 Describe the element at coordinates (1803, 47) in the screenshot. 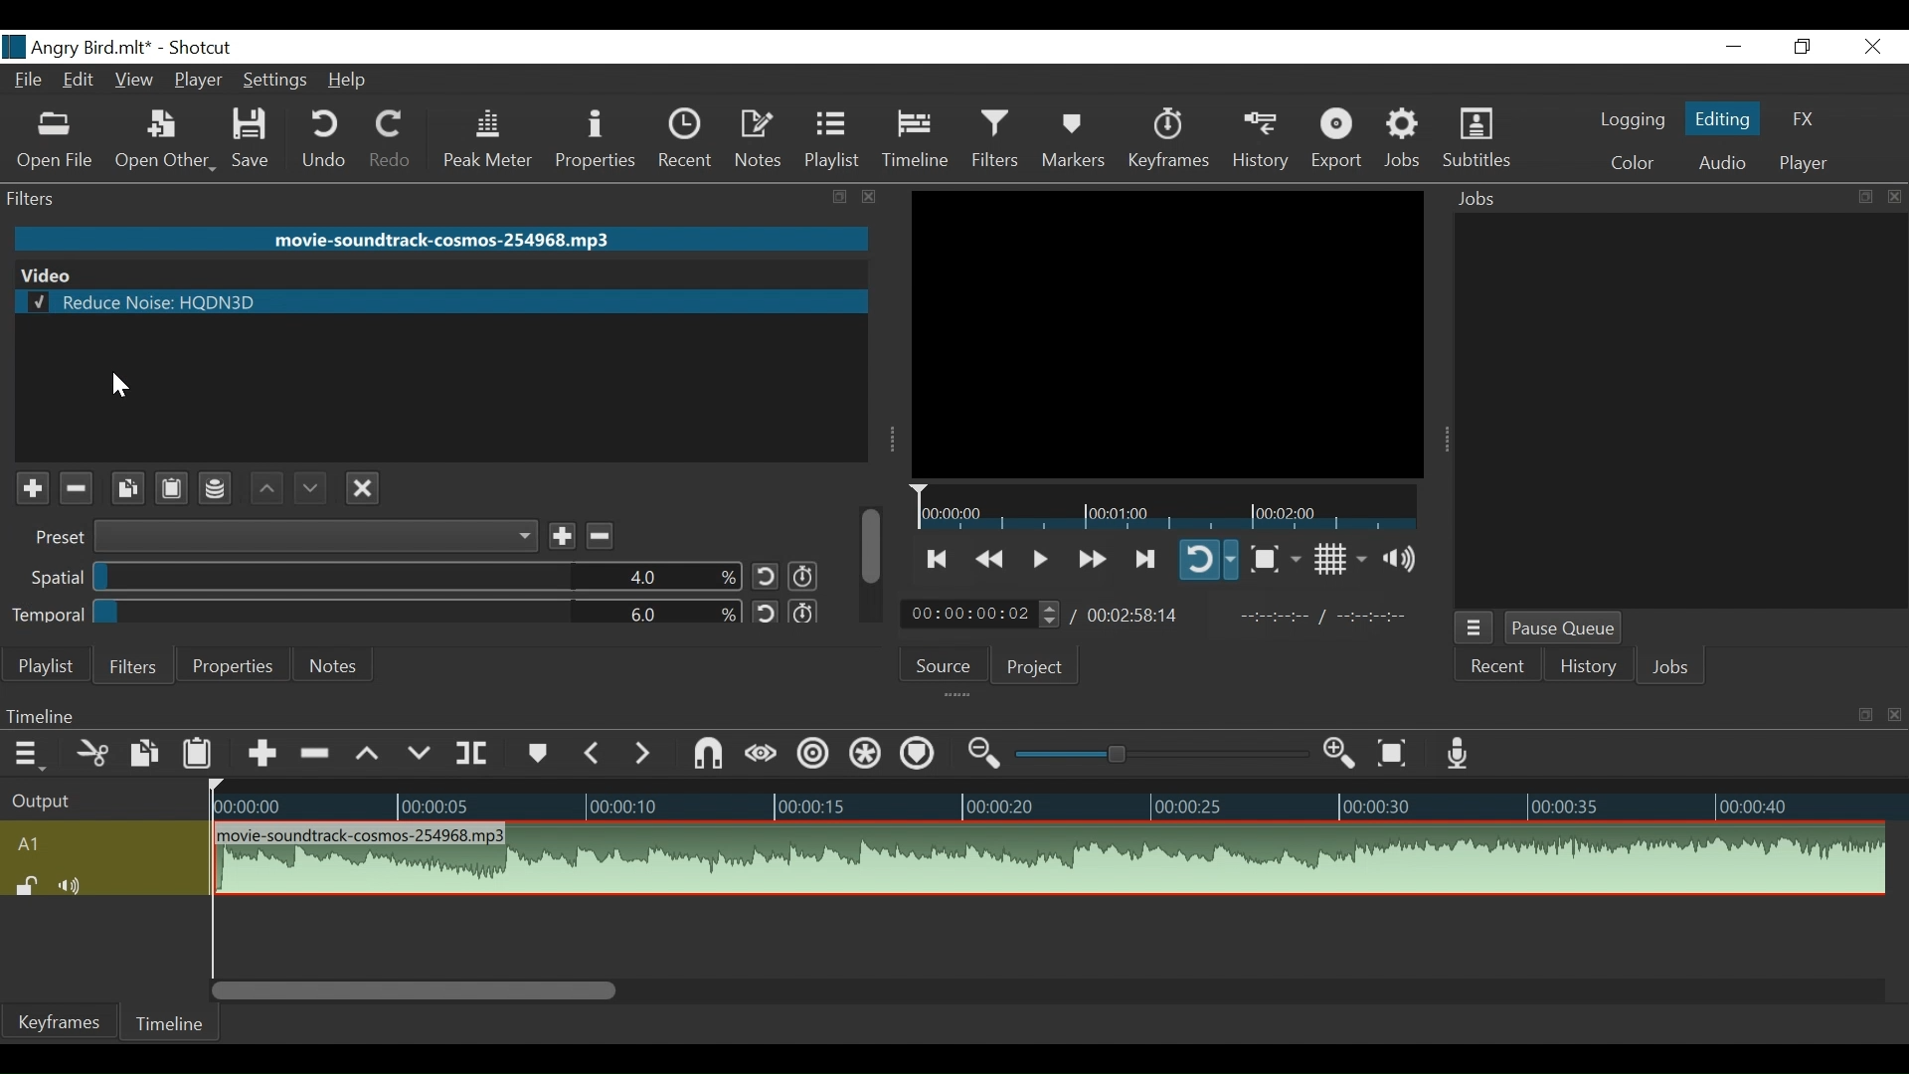

I see `Restore` at that location.